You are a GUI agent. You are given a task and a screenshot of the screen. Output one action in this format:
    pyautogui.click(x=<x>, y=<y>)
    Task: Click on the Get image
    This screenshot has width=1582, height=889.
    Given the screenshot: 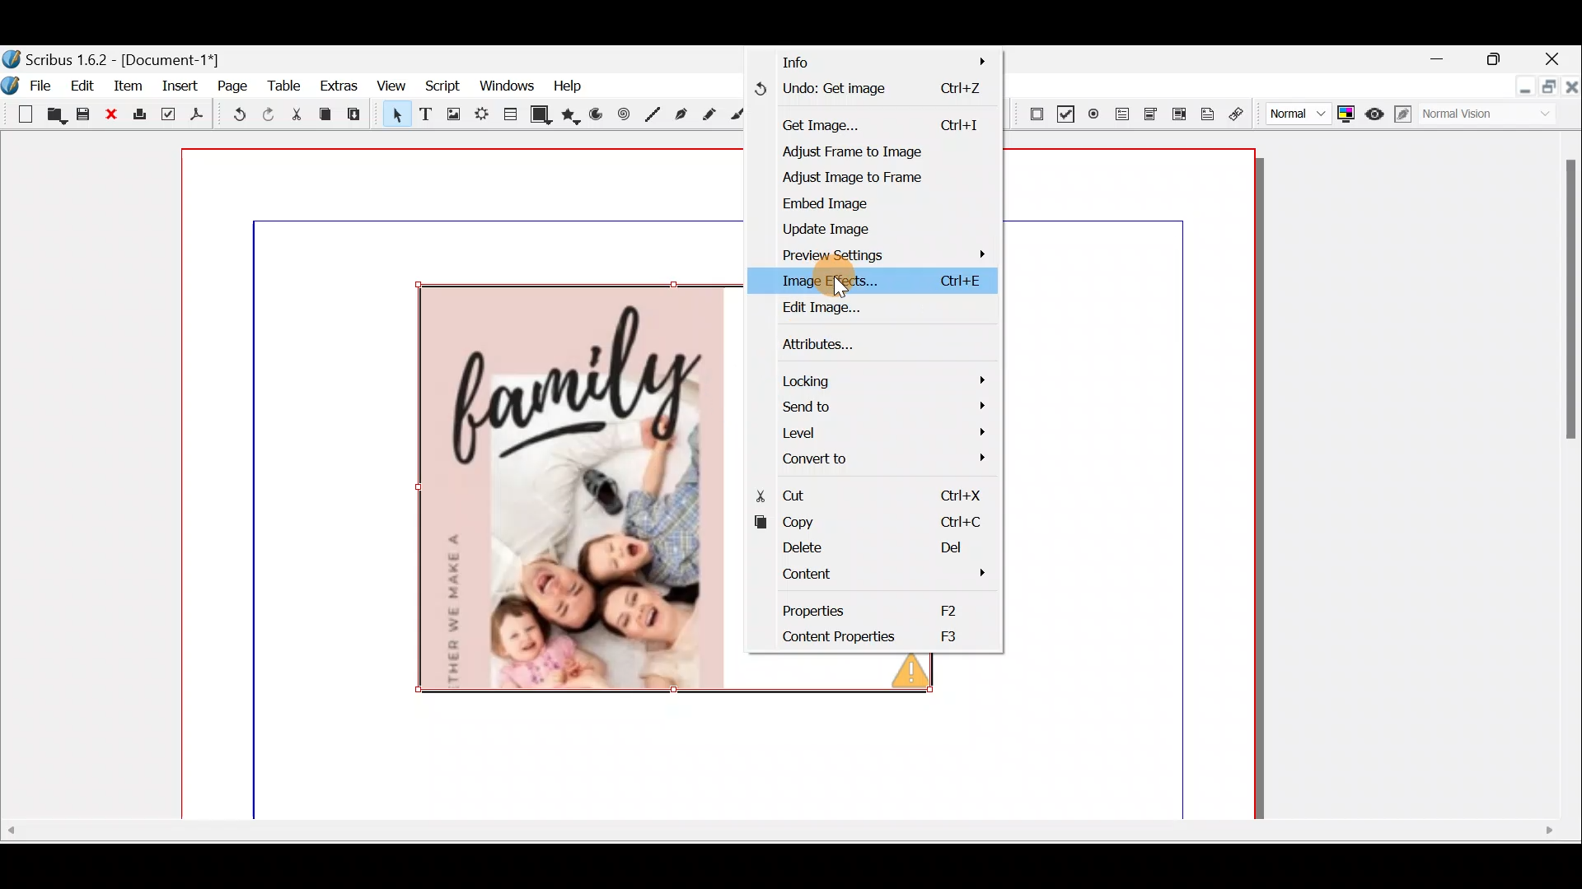 What is the action you would take?
    pyautogui.click(x=877, y=121)
    